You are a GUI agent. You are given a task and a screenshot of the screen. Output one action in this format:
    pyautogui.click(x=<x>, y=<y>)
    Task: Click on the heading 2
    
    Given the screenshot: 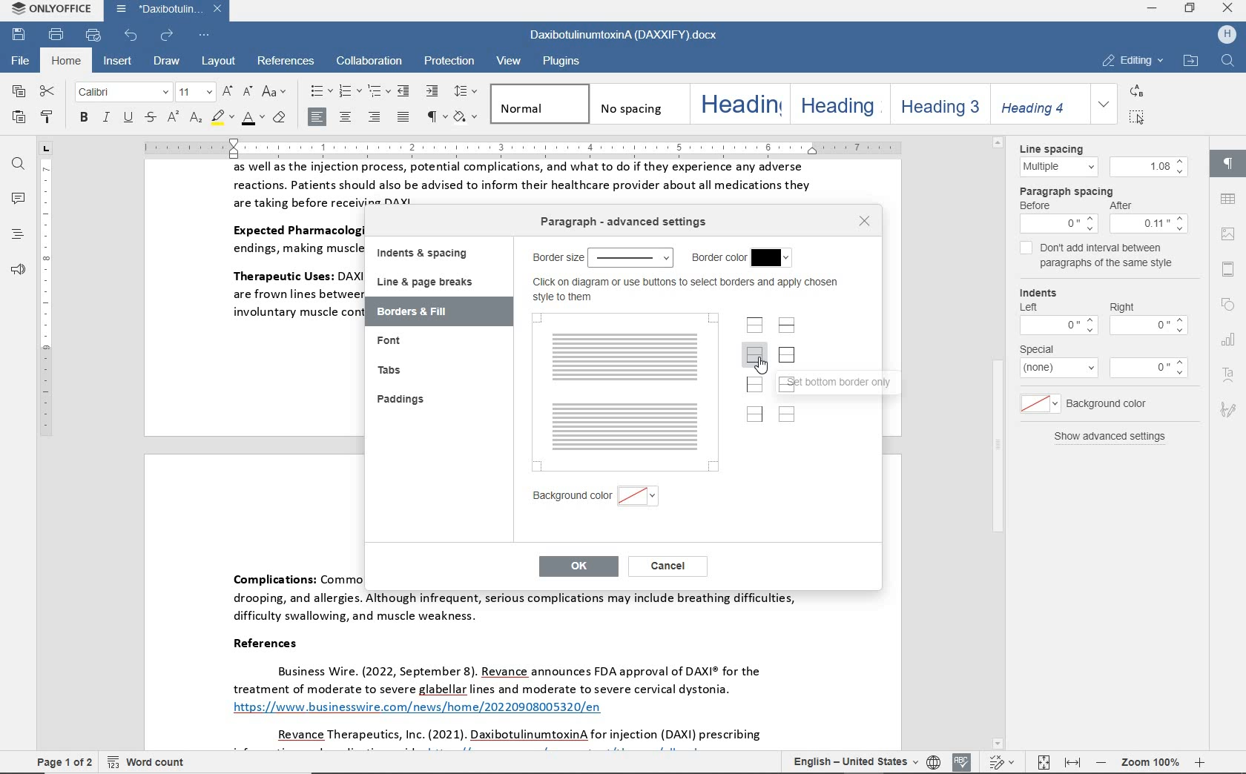 What is the action you would take?
    pyautogui.click(x=837, y=104)
    